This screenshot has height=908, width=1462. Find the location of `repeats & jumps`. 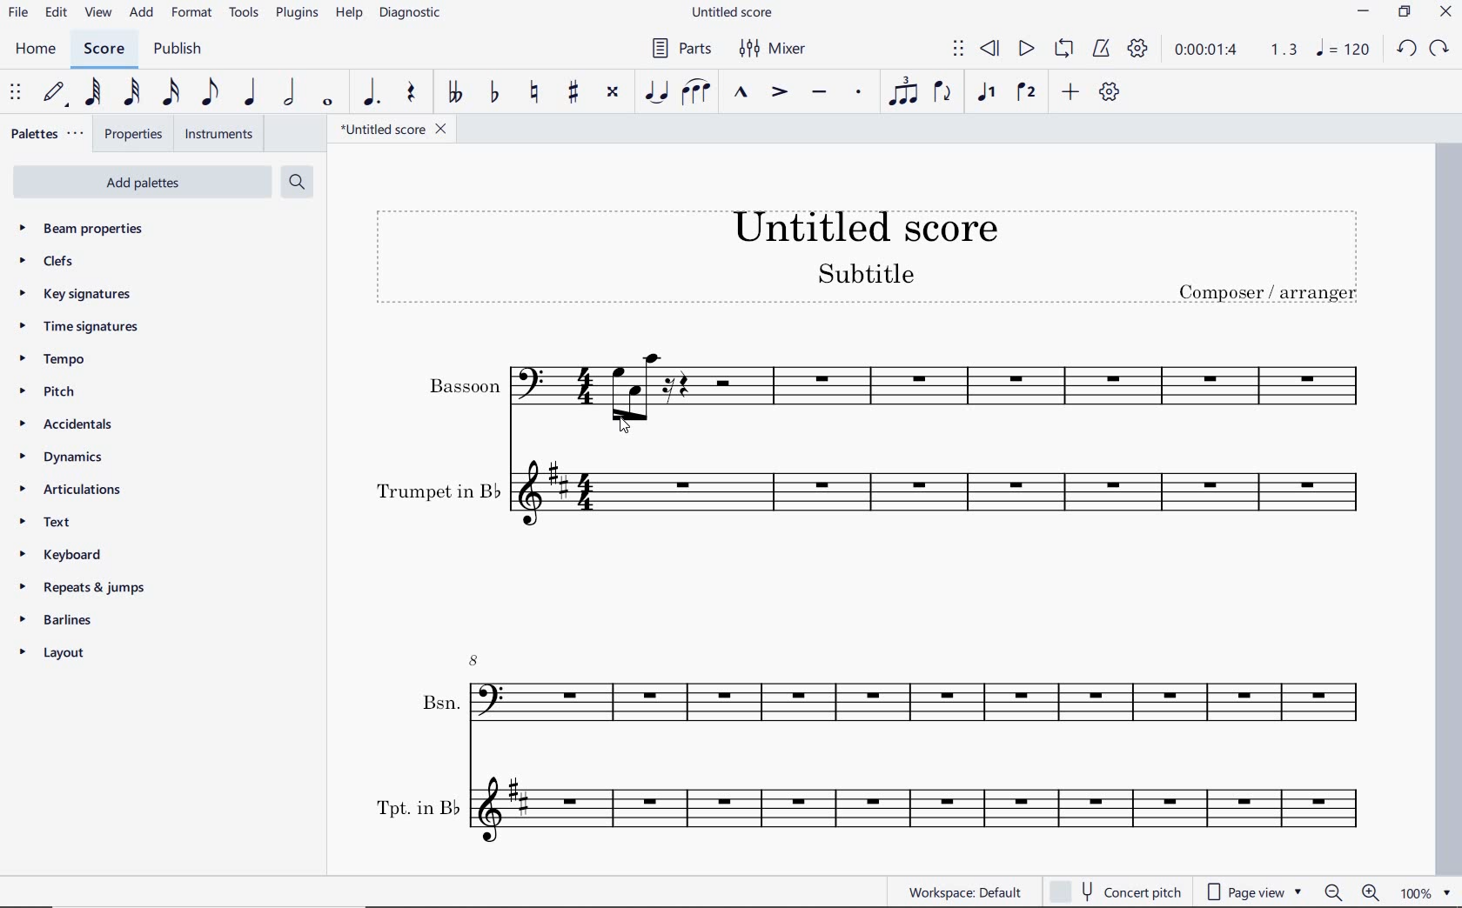

repeats & jumps is located at coordinates (90, 589).